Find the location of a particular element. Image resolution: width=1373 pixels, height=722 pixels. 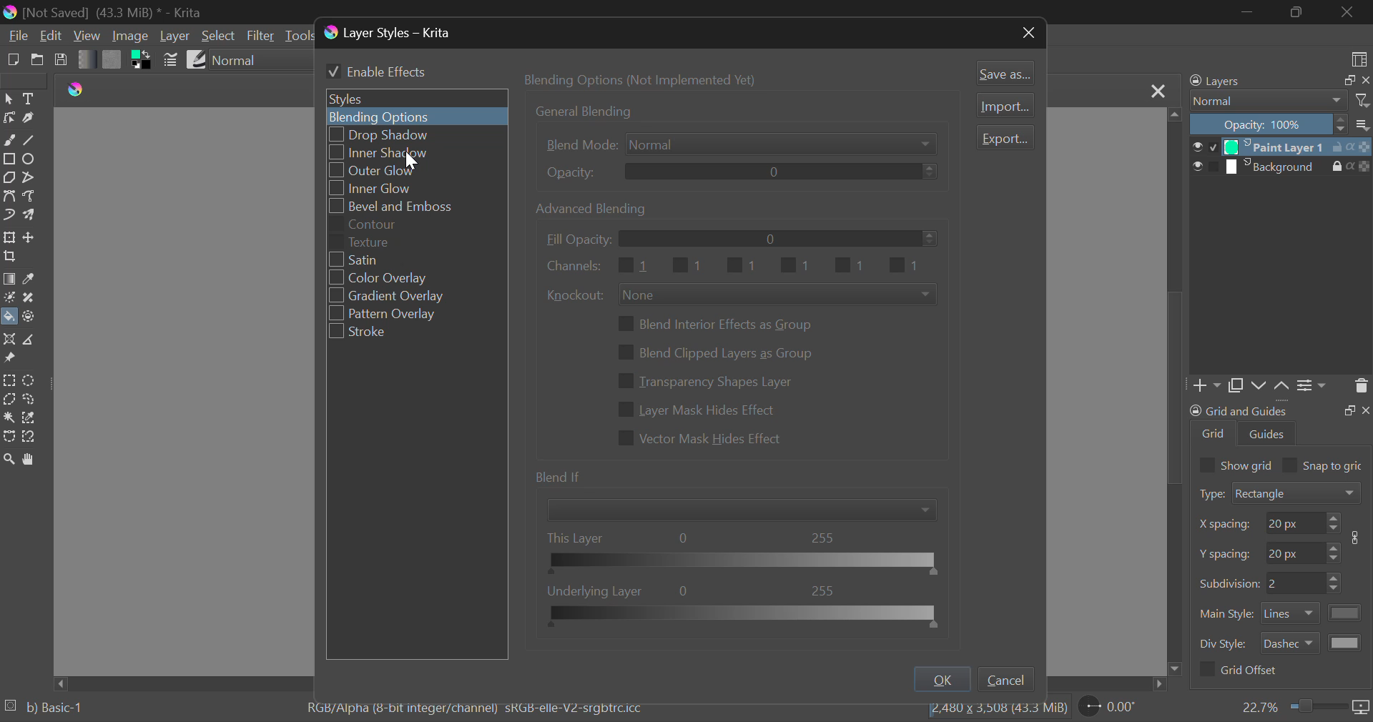

scrollbar is located at coordinates (1173, 402).